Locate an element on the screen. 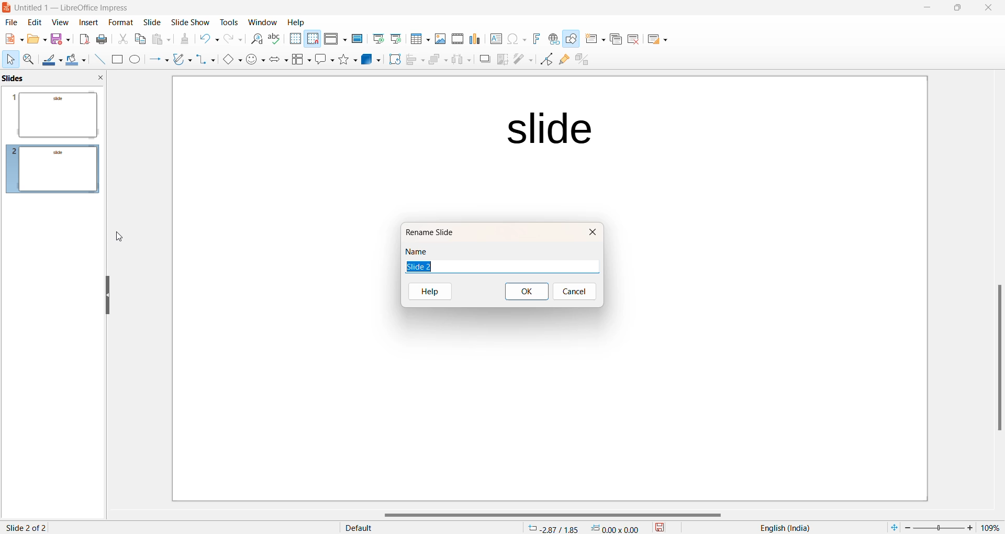 The width and height of the screenshot is (1005, 534). minimize is located at coordinates (924, 9).